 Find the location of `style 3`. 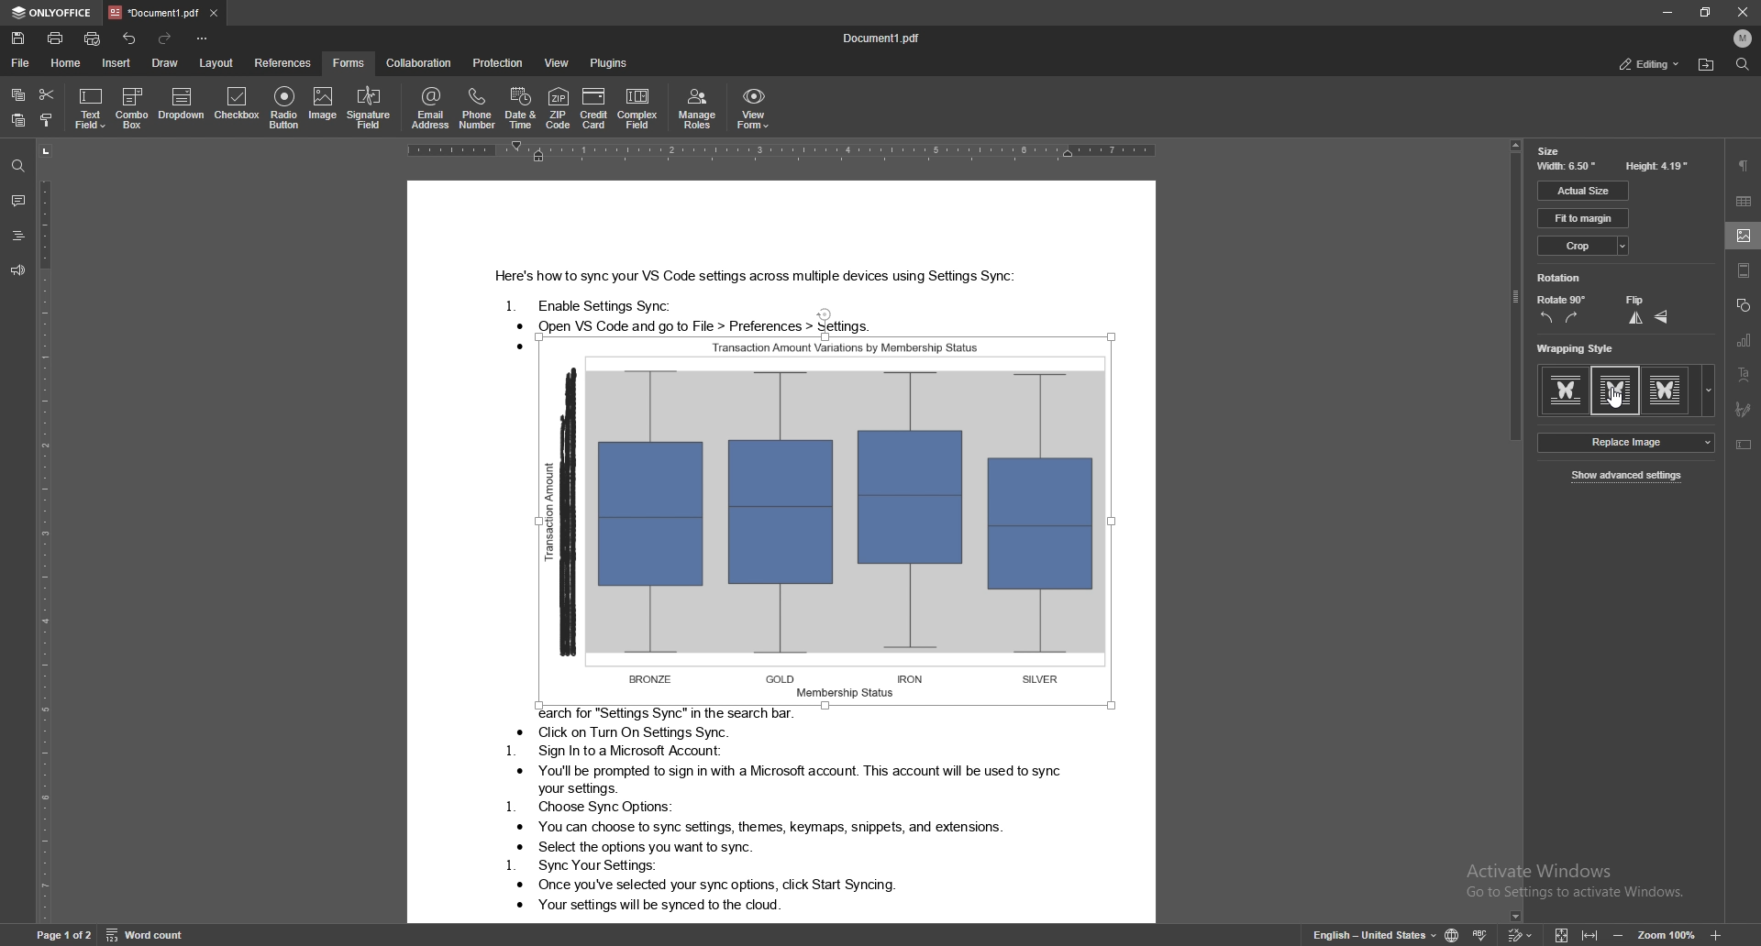

style 3 is located at coordinates (1681, 392).